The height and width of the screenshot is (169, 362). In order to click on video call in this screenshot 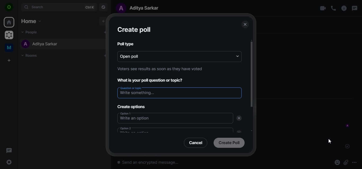, I will do `click(323, 8)`.